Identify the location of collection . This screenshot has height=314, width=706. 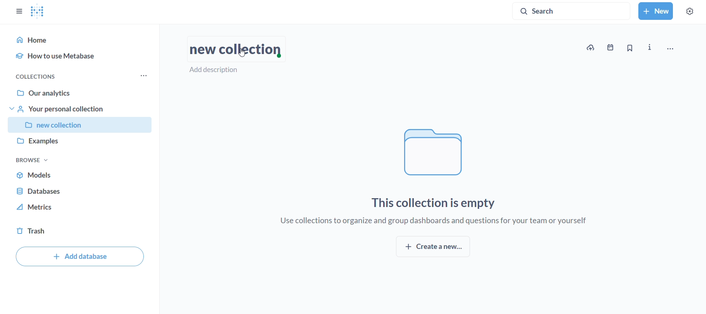
(81, 125).